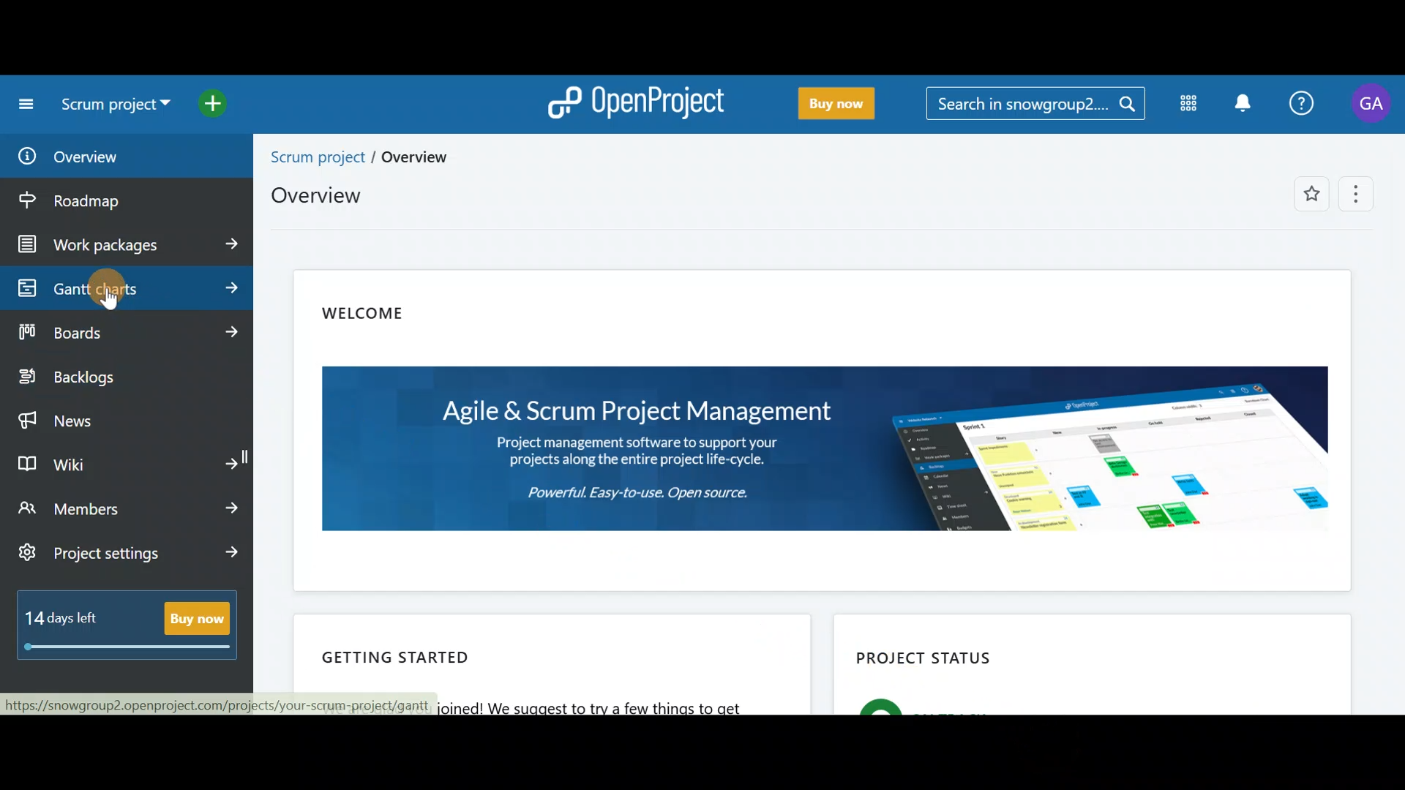 The image size is (1405, 790). What do you see at coordinates (123, 419) in the screenshot?
I see `News` at bounding box center [123, 419].